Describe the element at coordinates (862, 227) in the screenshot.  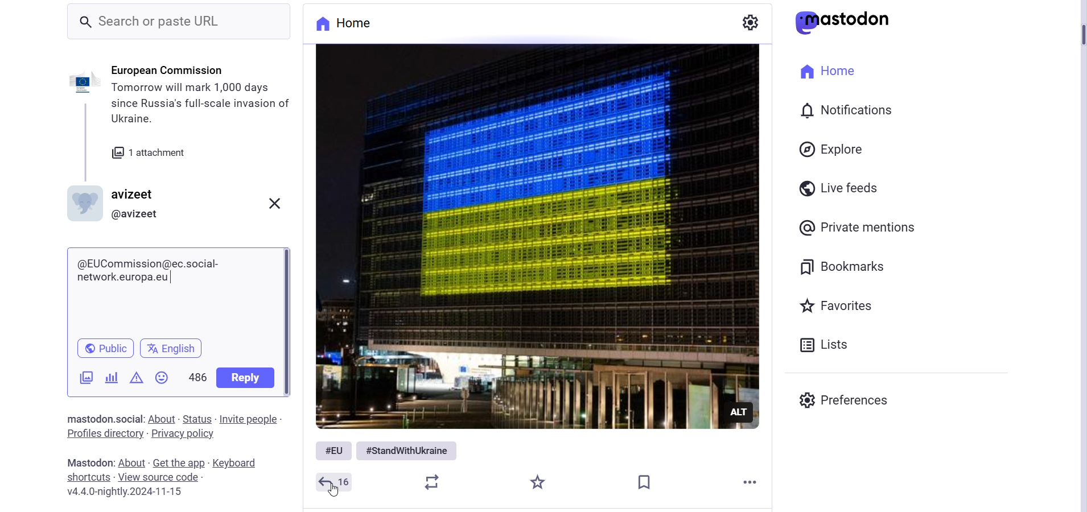
I see `Private Mentions` at that location.